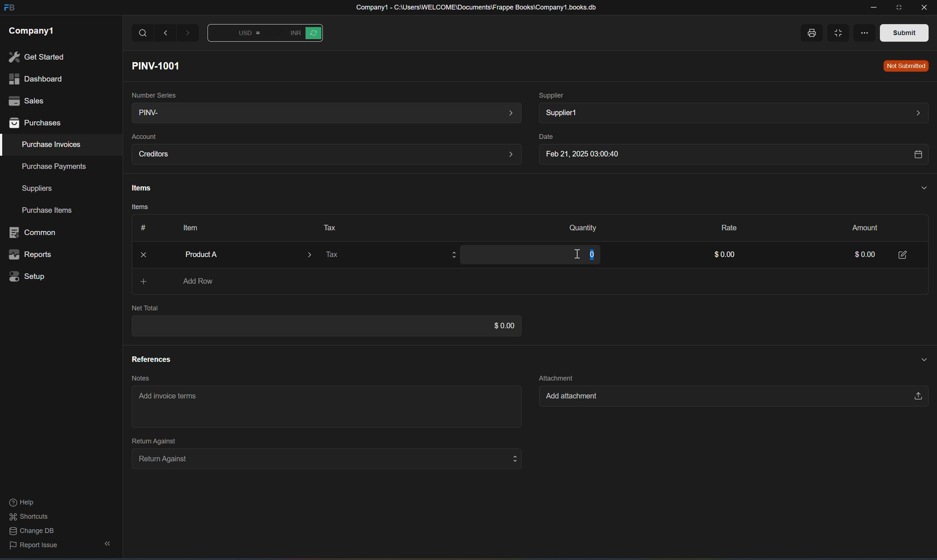  Describe the element at coordinates (904, 32) in the screenshot. I see `Submit` at that location.